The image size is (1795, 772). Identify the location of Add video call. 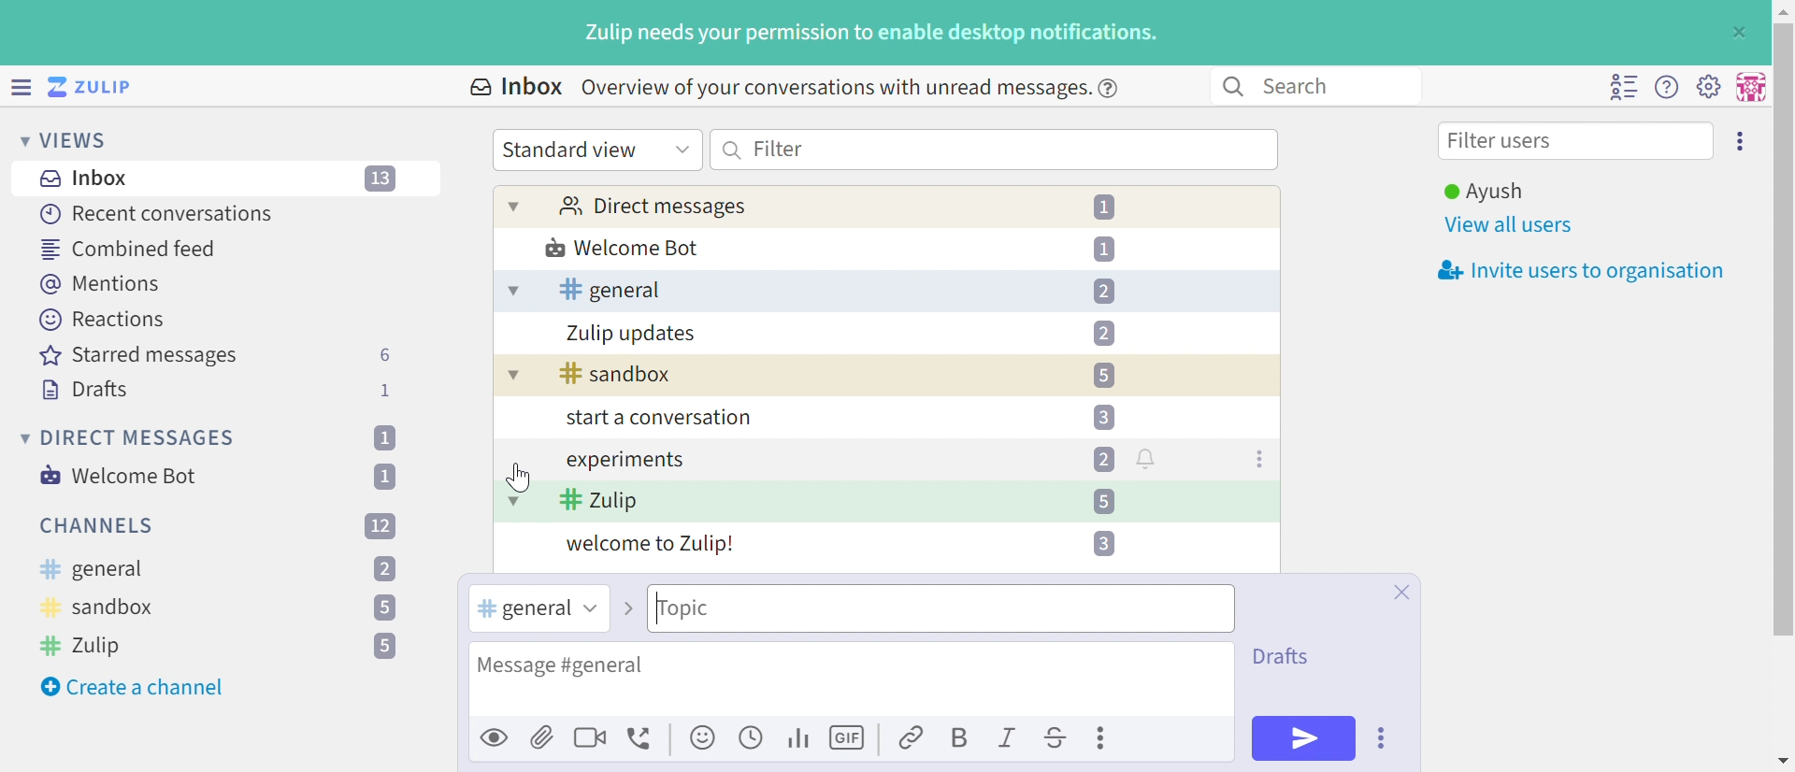
(590, 736).